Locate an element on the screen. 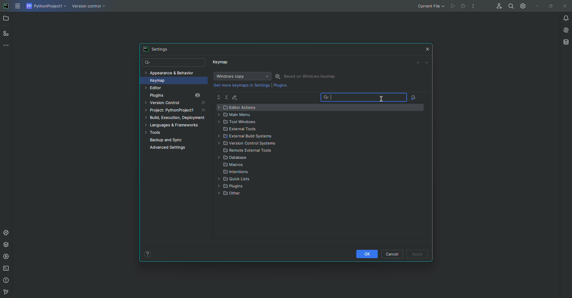 The height and width of the screenshot is (298, 572). Intentions is located at coordinates (237, 172).